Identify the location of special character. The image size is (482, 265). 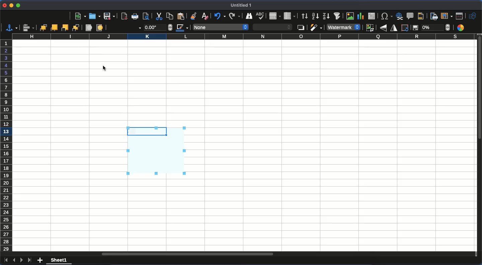
(385, 16).